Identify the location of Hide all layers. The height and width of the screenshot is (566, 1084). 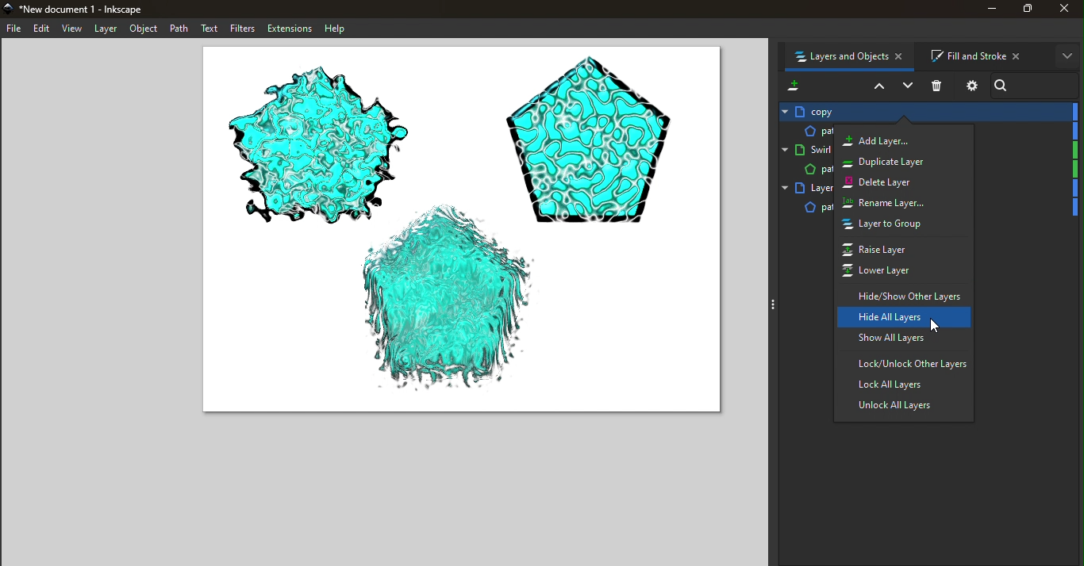
(905, 318).